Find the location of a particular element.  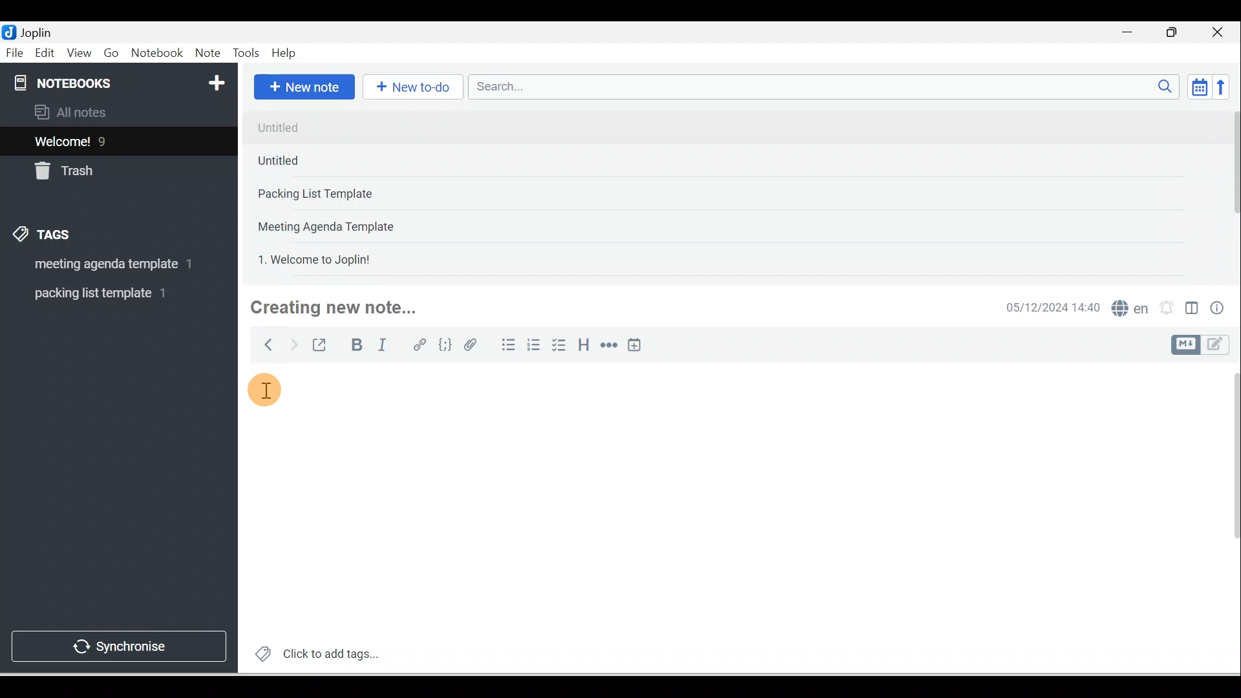

Edit is located at coordinates (46, 54).